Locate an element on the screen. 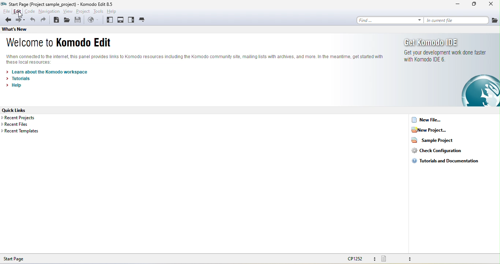  start page (project sample project)- komodo edit 8.5 is located at coordinates (59, 4).